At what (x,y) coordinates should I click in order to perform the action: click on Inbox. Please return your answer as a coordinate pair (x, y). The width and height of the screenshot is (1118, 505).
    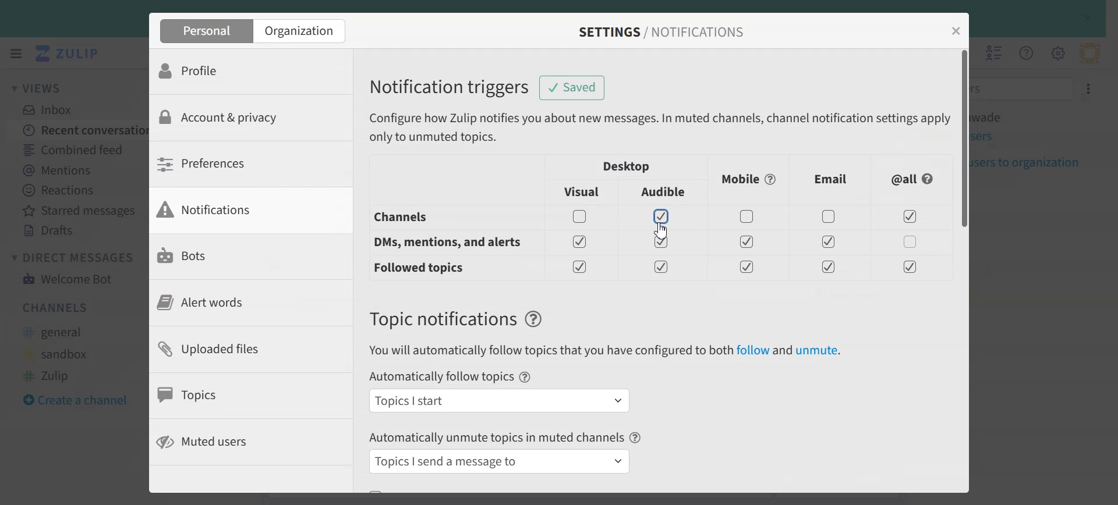
    Looking at the image, I should click on (53, 109).